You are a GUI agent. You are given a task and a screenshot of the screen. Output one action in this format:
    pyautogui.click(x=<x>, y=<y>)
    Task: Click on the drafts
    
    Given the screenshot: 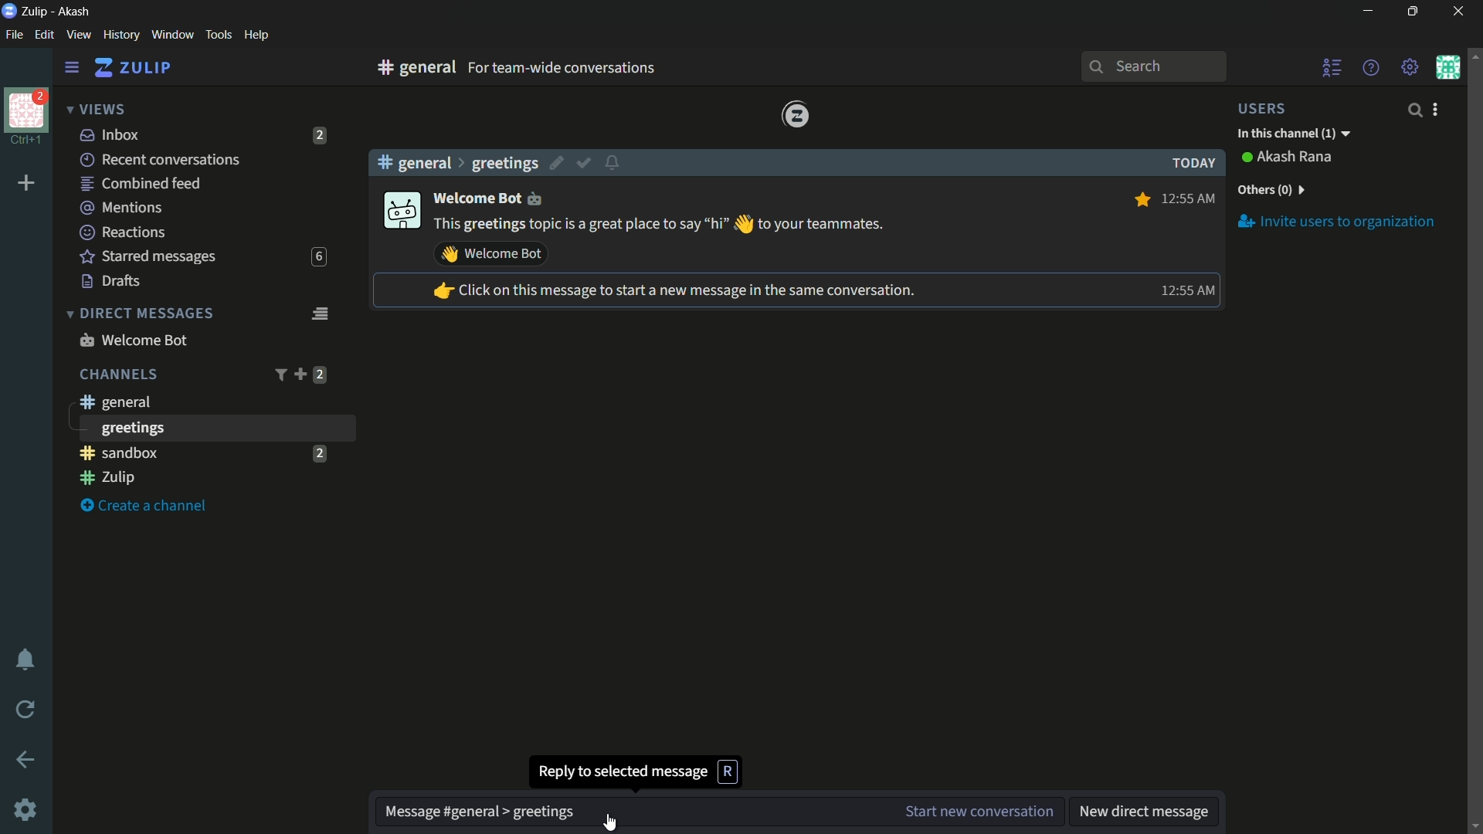 What is the action you would take?
    pyautogui.click(x=111, y=281)
    